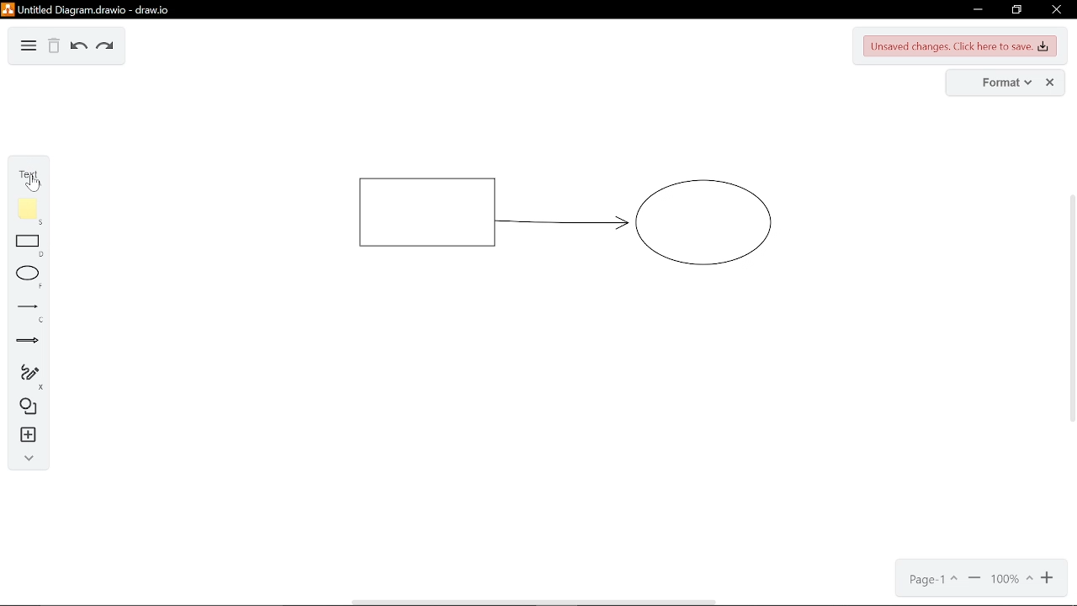 This screenshot has height=606, width=1077. What do you see at coordinates (29, 312) in the screenshot?
I see `lines` at bounding box center [29, 312].